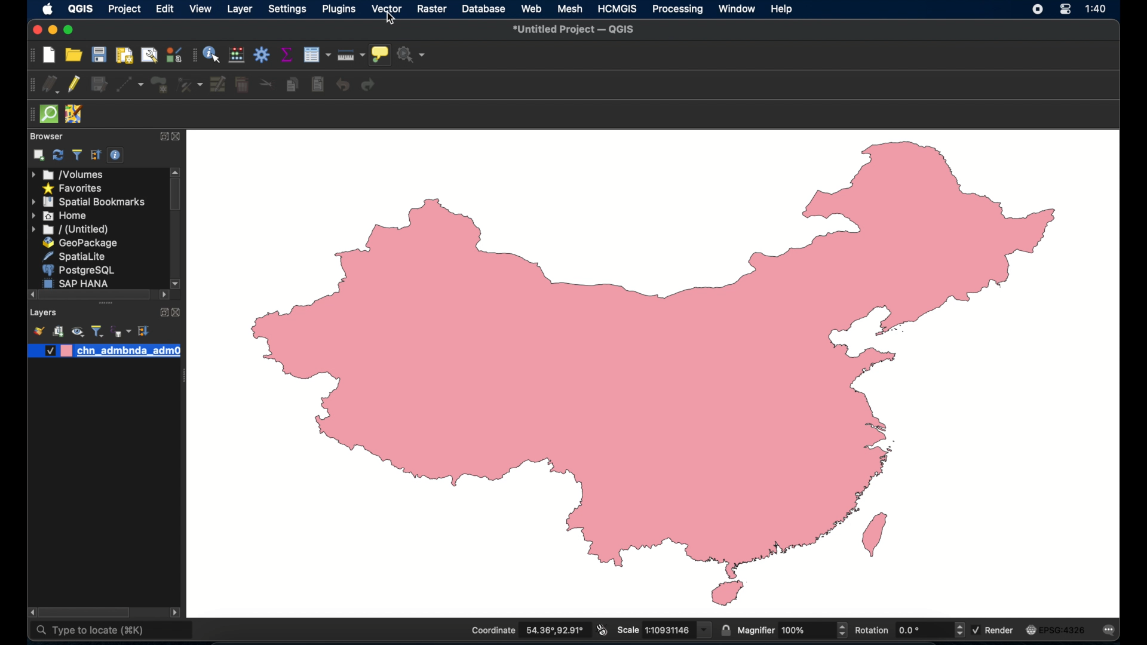 This screenshot has width=1147, height=645. What do you see at coordinates (390, 20) in the screenshot?
I see `cursor` at bounding box center [390, 20].